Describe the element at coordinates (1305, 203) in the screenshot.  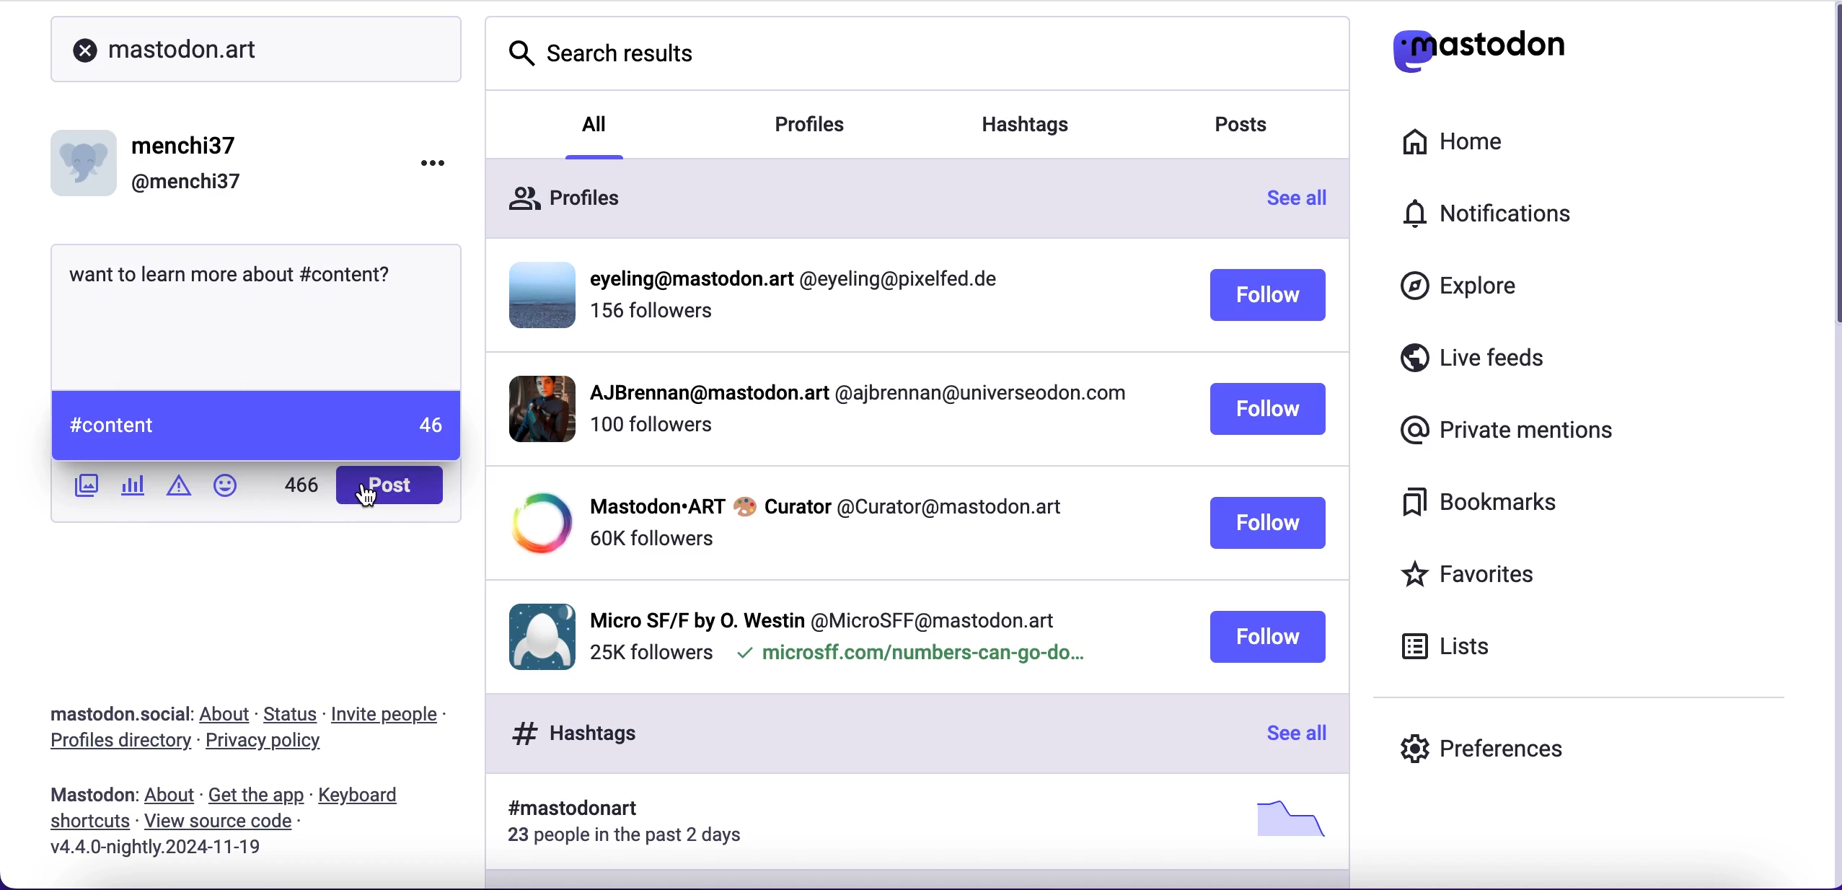
I see `see all` at that location.